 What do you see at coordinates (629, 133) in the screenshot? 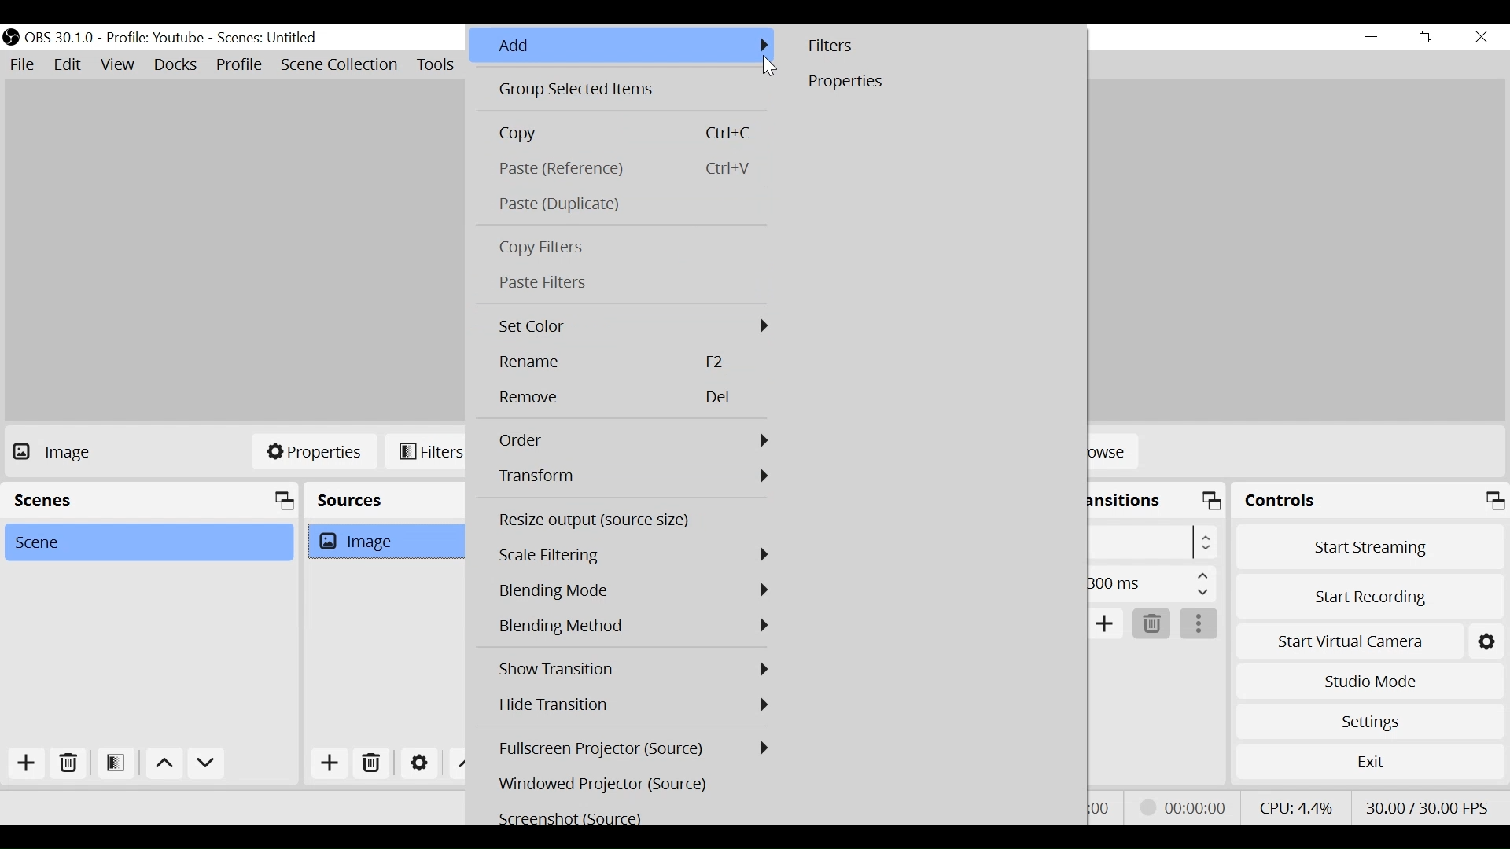
I see `Copy` at bounding box center [629, 133].